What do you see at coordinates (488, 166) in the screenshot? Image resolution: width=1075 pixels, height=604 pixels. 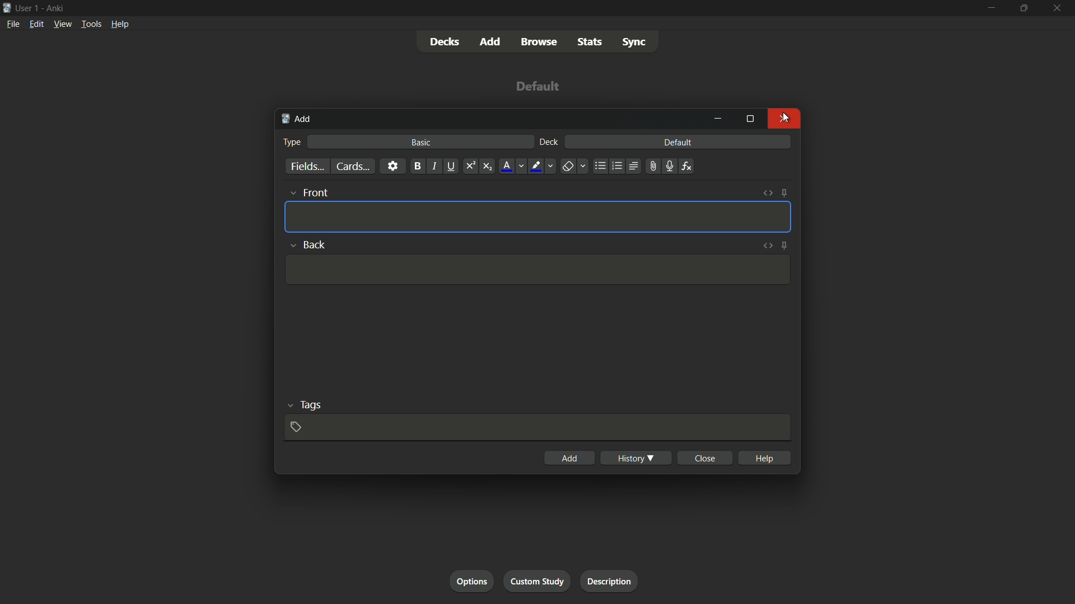 I see `subscript` at bounding box center [488, 166].